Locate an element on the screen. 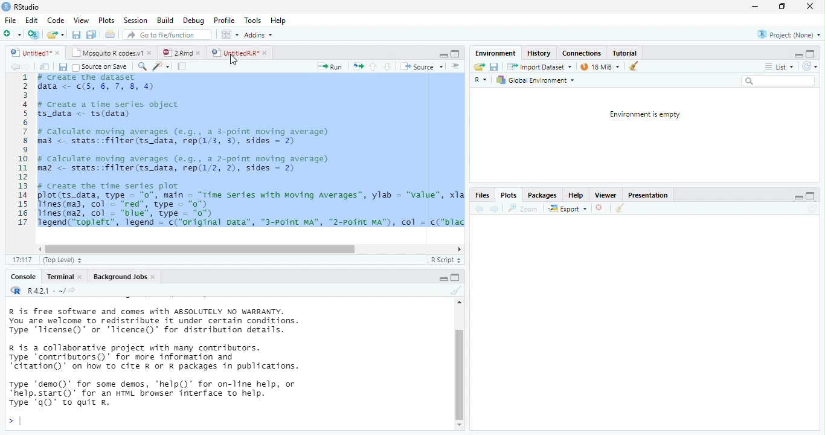  export is located at coordinates (567, 209).